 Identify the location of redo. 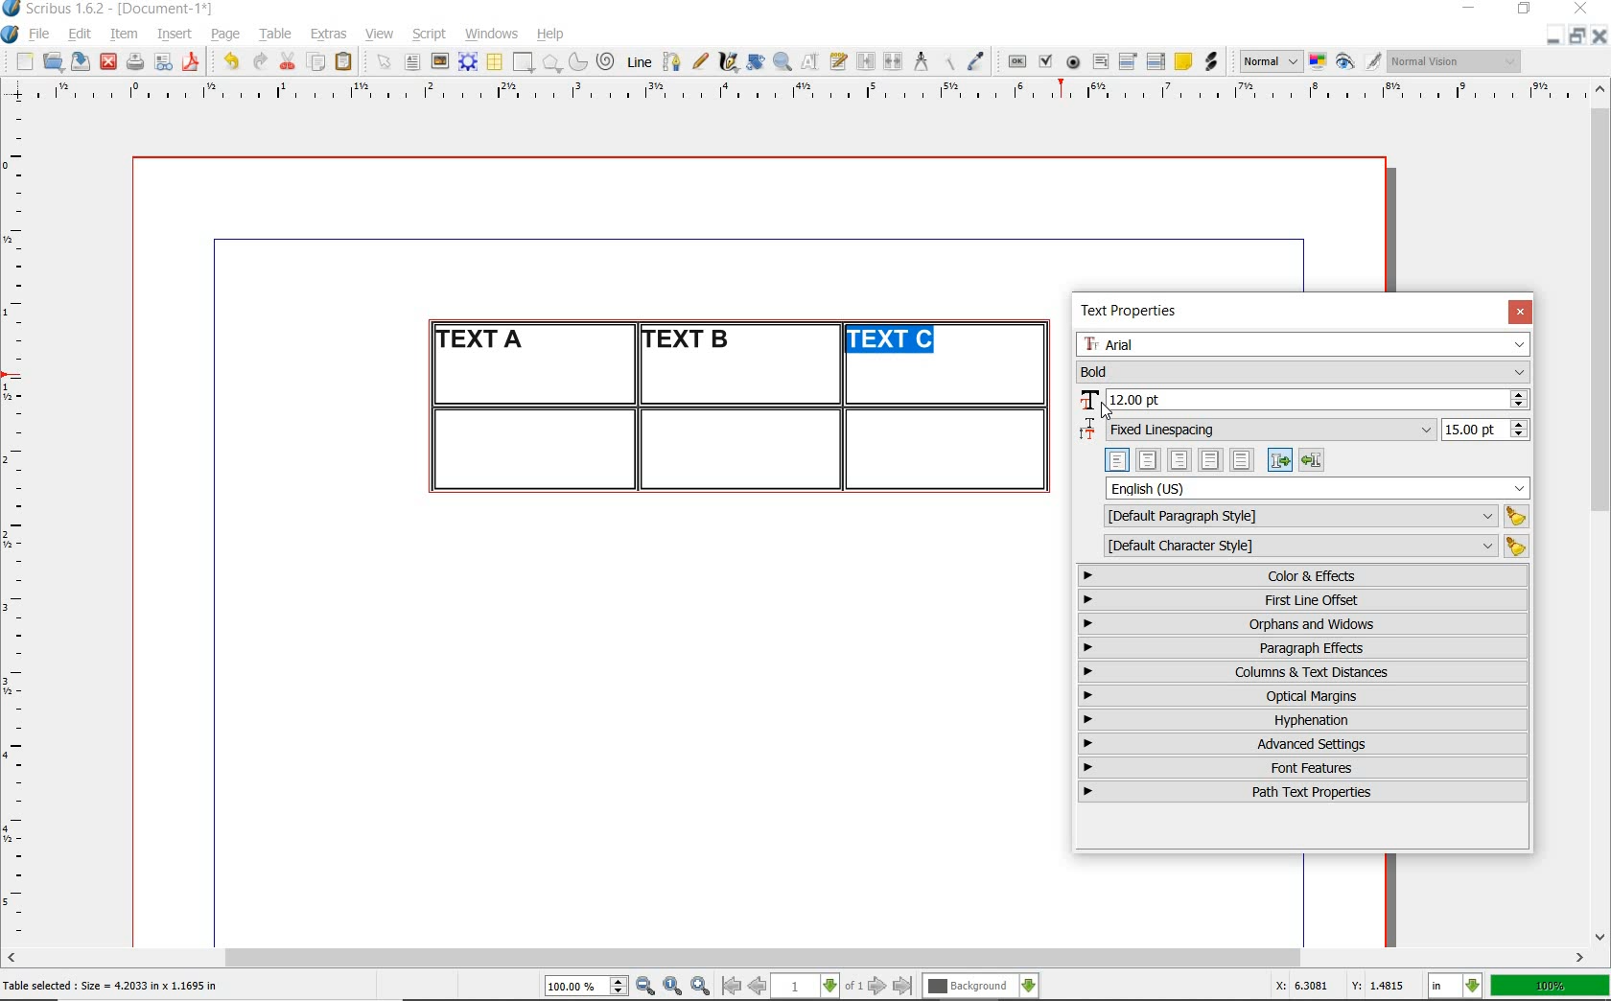
(258, 59).